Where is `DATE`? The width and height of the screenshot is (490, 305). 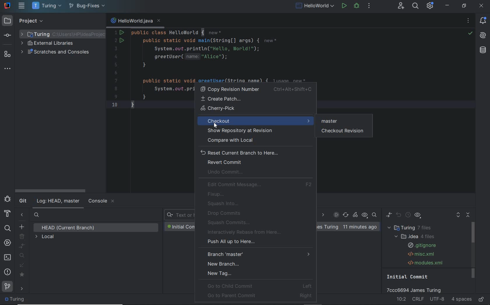 DATE is located at coordinates (323, 215).